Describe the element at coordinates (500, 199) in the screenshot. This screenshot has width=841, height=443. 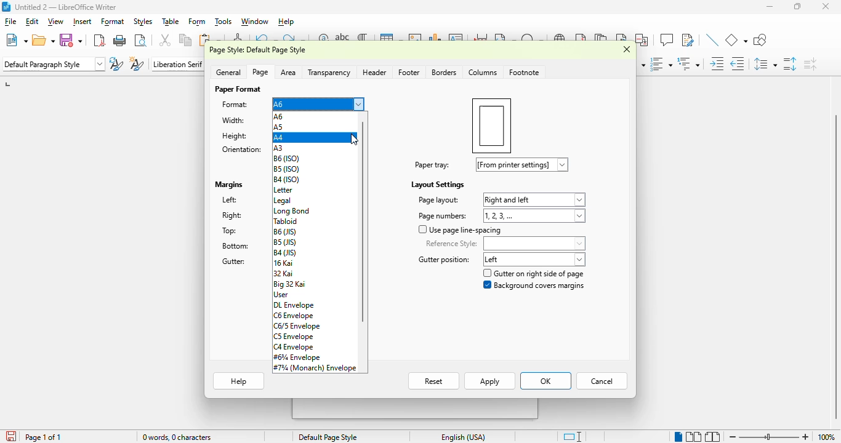
I see `page layout: right and left` at that location.